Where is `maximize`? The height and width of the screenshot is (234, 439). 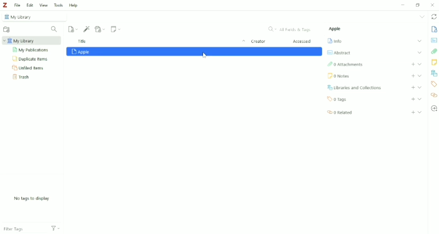
maximize is located at coordinates (418, 5).